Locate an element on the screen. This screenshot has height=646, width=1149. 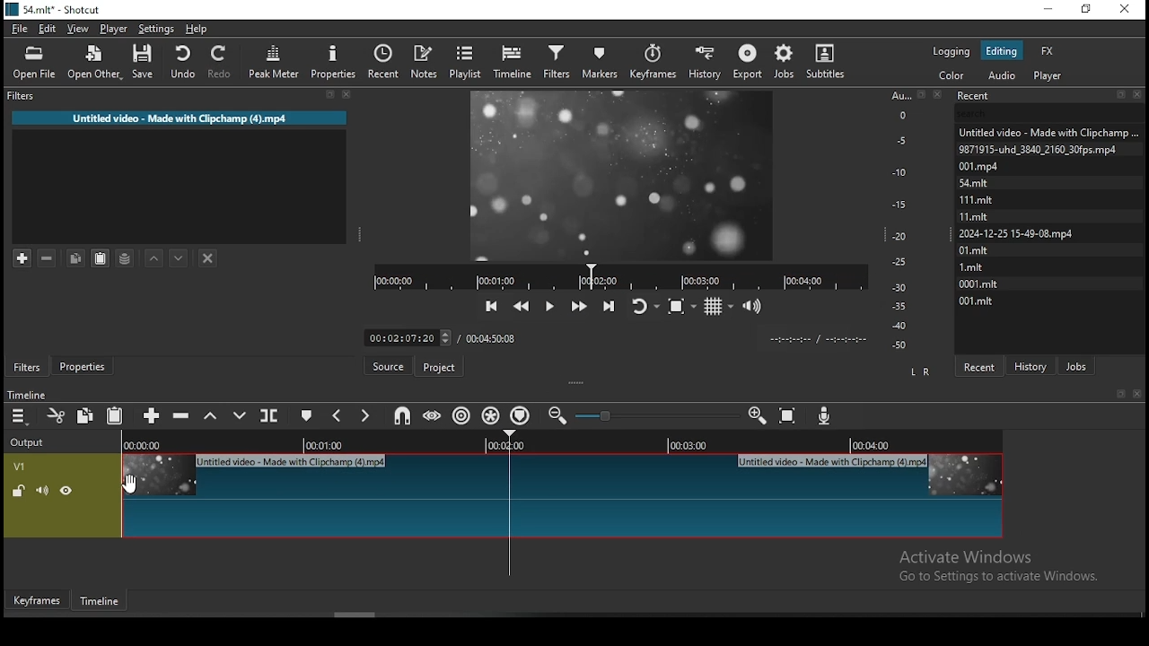
snap is located at coordinates (404, 415).